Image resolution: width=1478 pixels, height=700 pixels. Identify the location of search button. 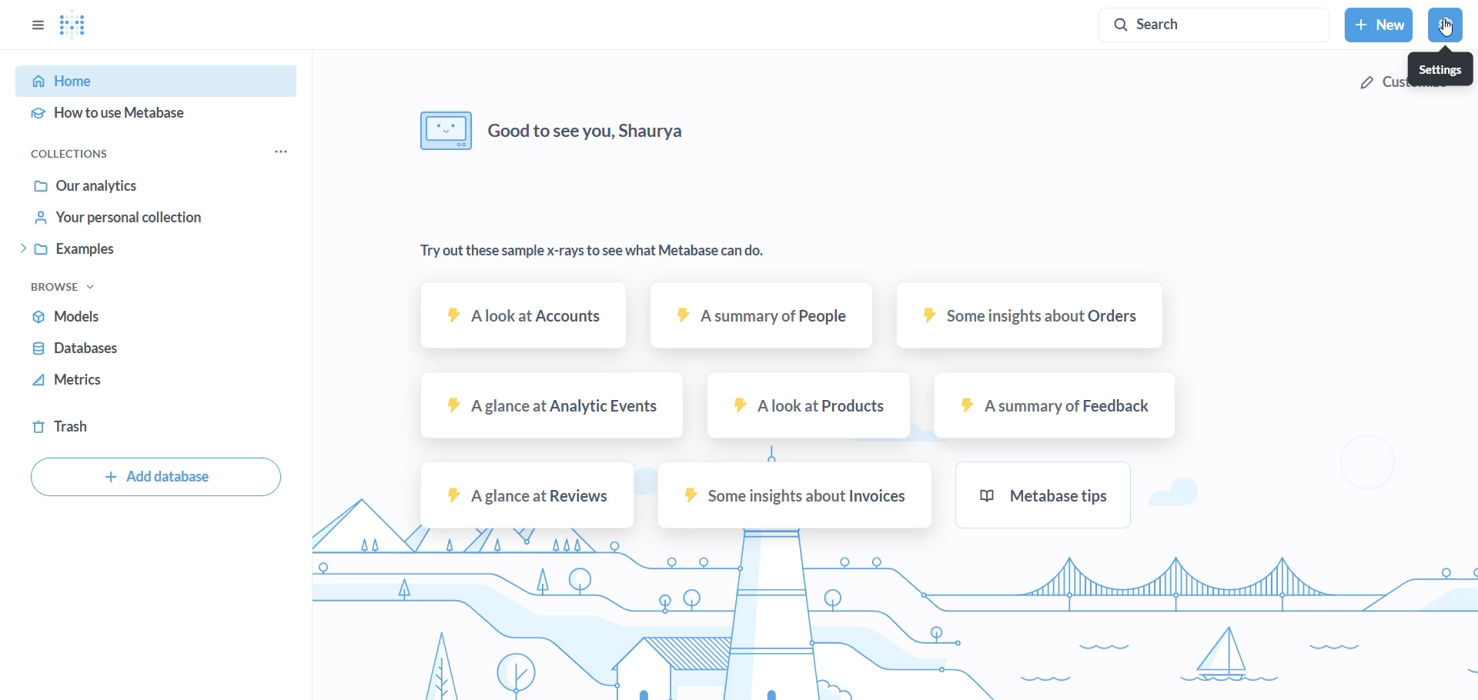
(1218, 25).